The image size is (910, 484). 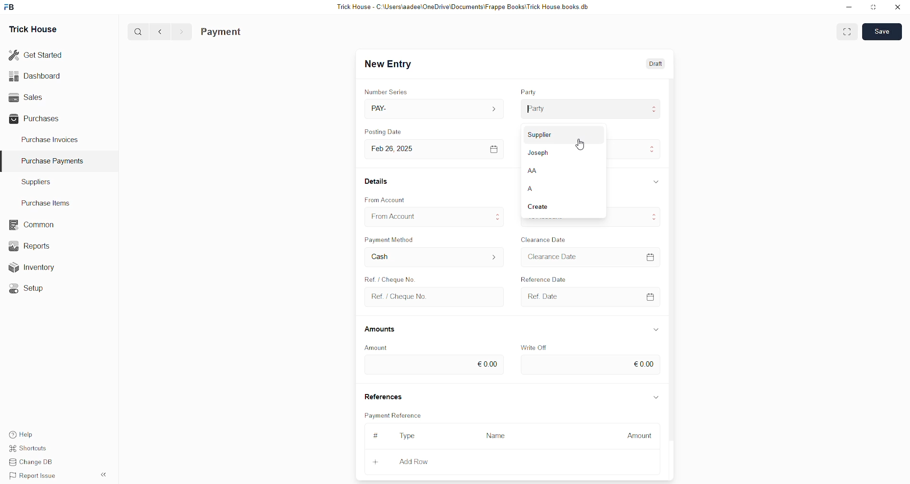 What do you see at coordinates (49, 141) in the screenshot?
I see `Purchase Invoices` at bounding box center [49, 141].